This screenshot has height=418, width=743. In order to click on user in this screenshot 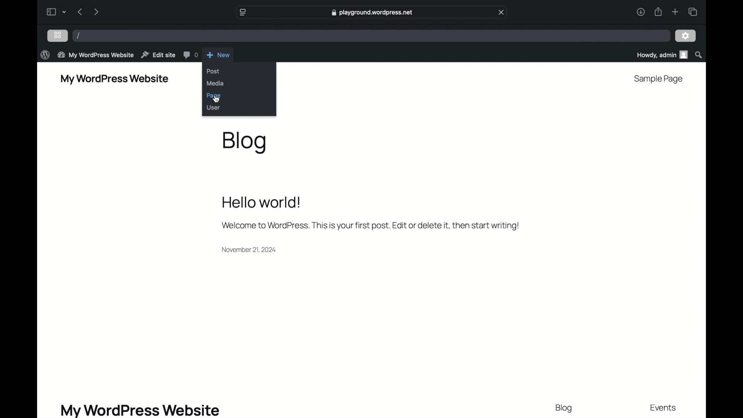, I will do `click(214, 108)`.